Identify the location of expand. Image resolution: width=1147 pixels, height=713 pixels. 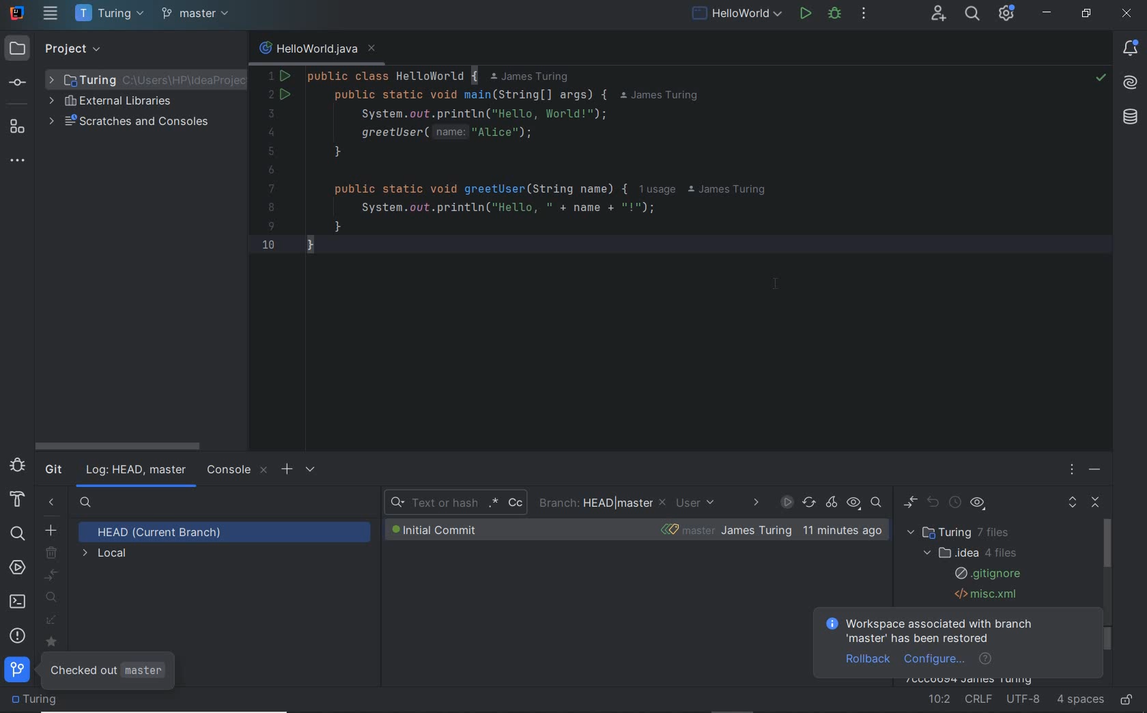
(164, 49).